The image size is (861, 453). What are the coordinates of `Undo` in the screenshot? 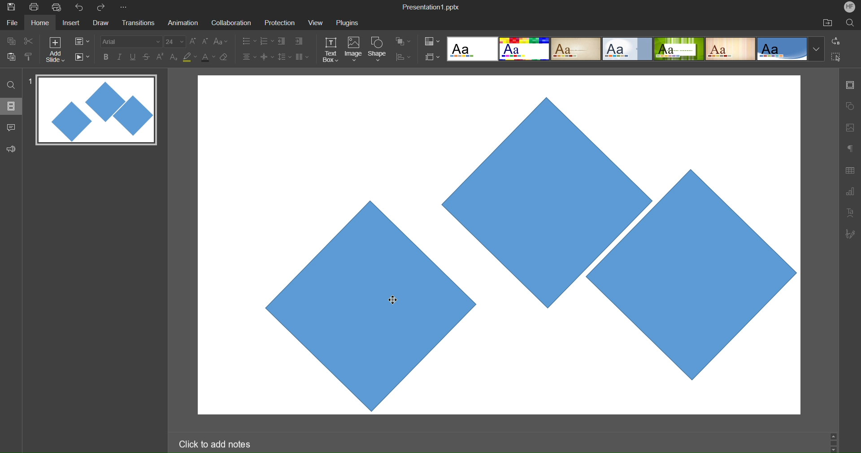 It's located at (81, 8).